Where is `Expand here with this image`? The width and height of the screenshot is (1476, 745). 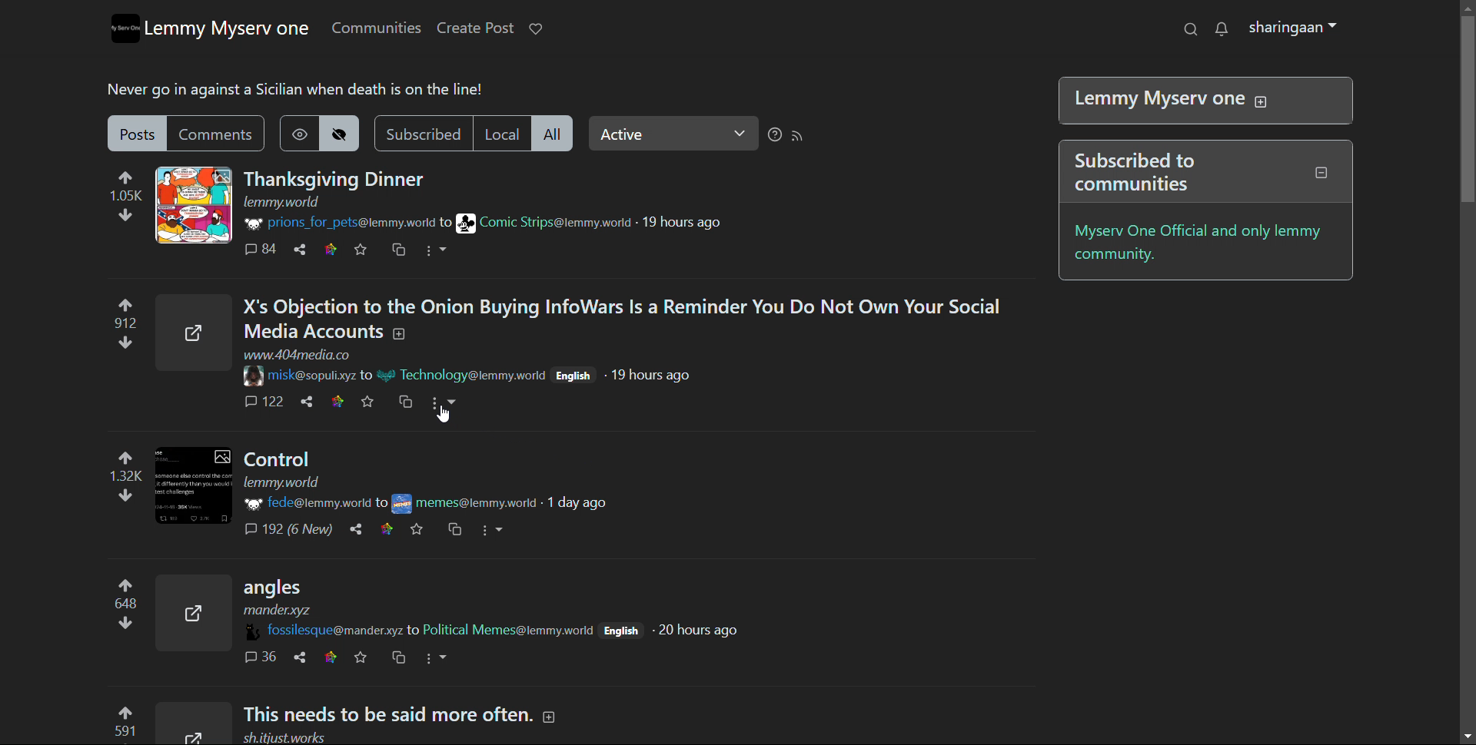
Expand here with this image is located at coordinates (187, 724).